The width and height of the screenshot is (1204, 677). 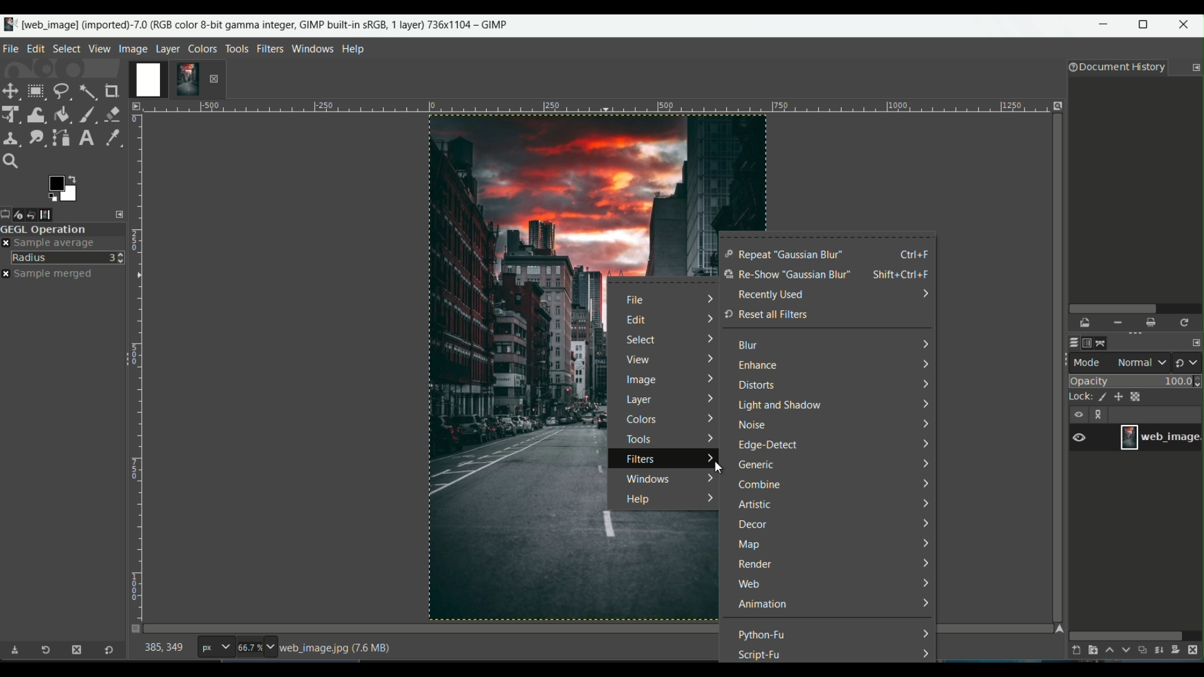 What do you see at coordinates (1074, 650) in the screenshot?
I see `create new layer` at bounding box center [1074, 650].